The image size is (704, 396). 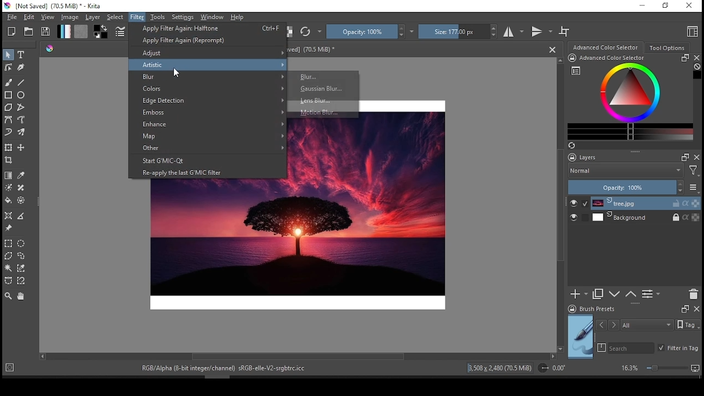 What do you see at coordinates (8, 268) in the screenshot?
I see `contiguous selection tool` at bounding box center [8, 268].